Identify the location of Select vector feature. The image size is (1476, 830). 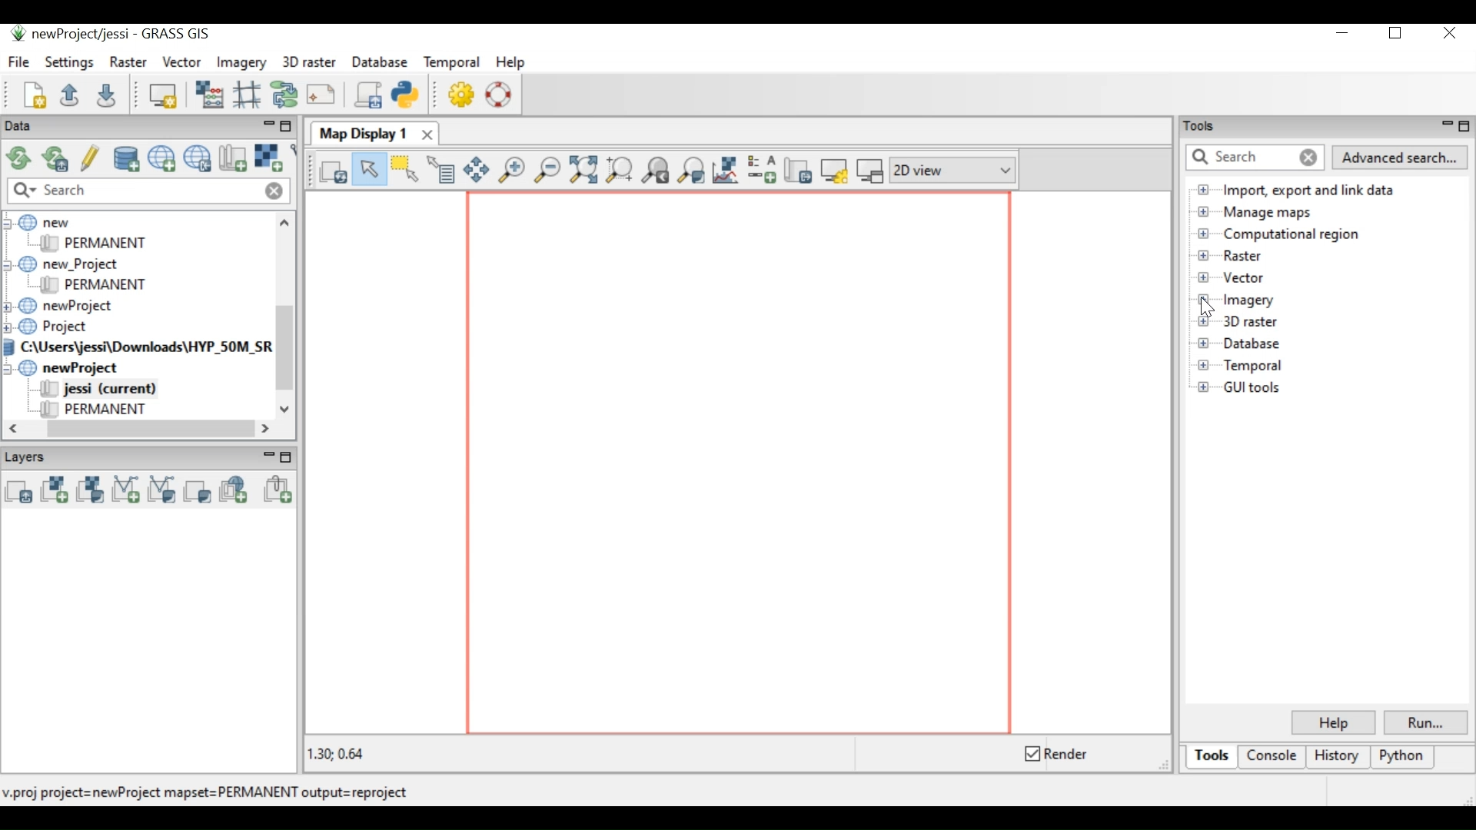
(403, 170).